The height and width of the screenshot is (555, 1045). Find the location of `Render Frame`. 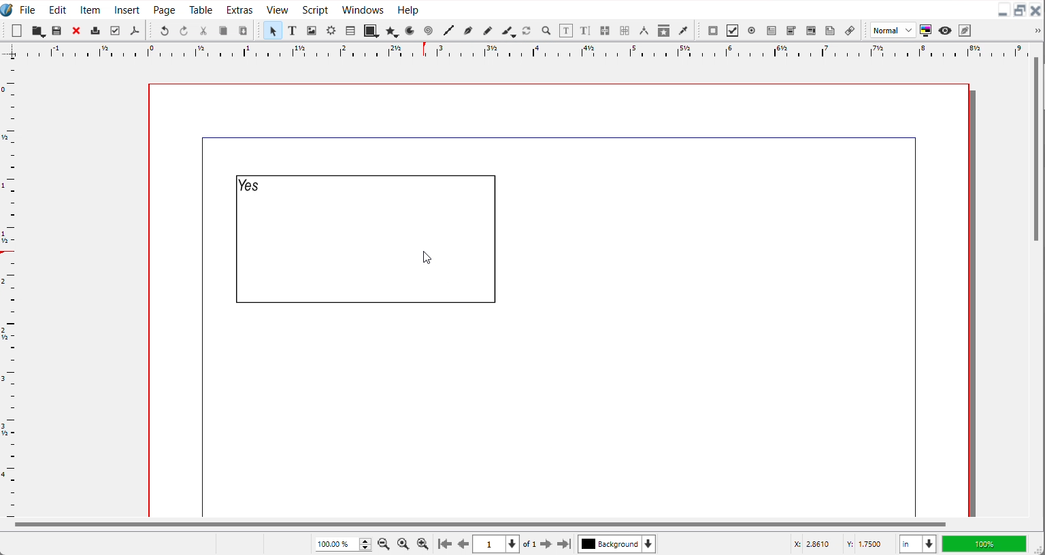

Render Frame is located at coordinates (331, 30).